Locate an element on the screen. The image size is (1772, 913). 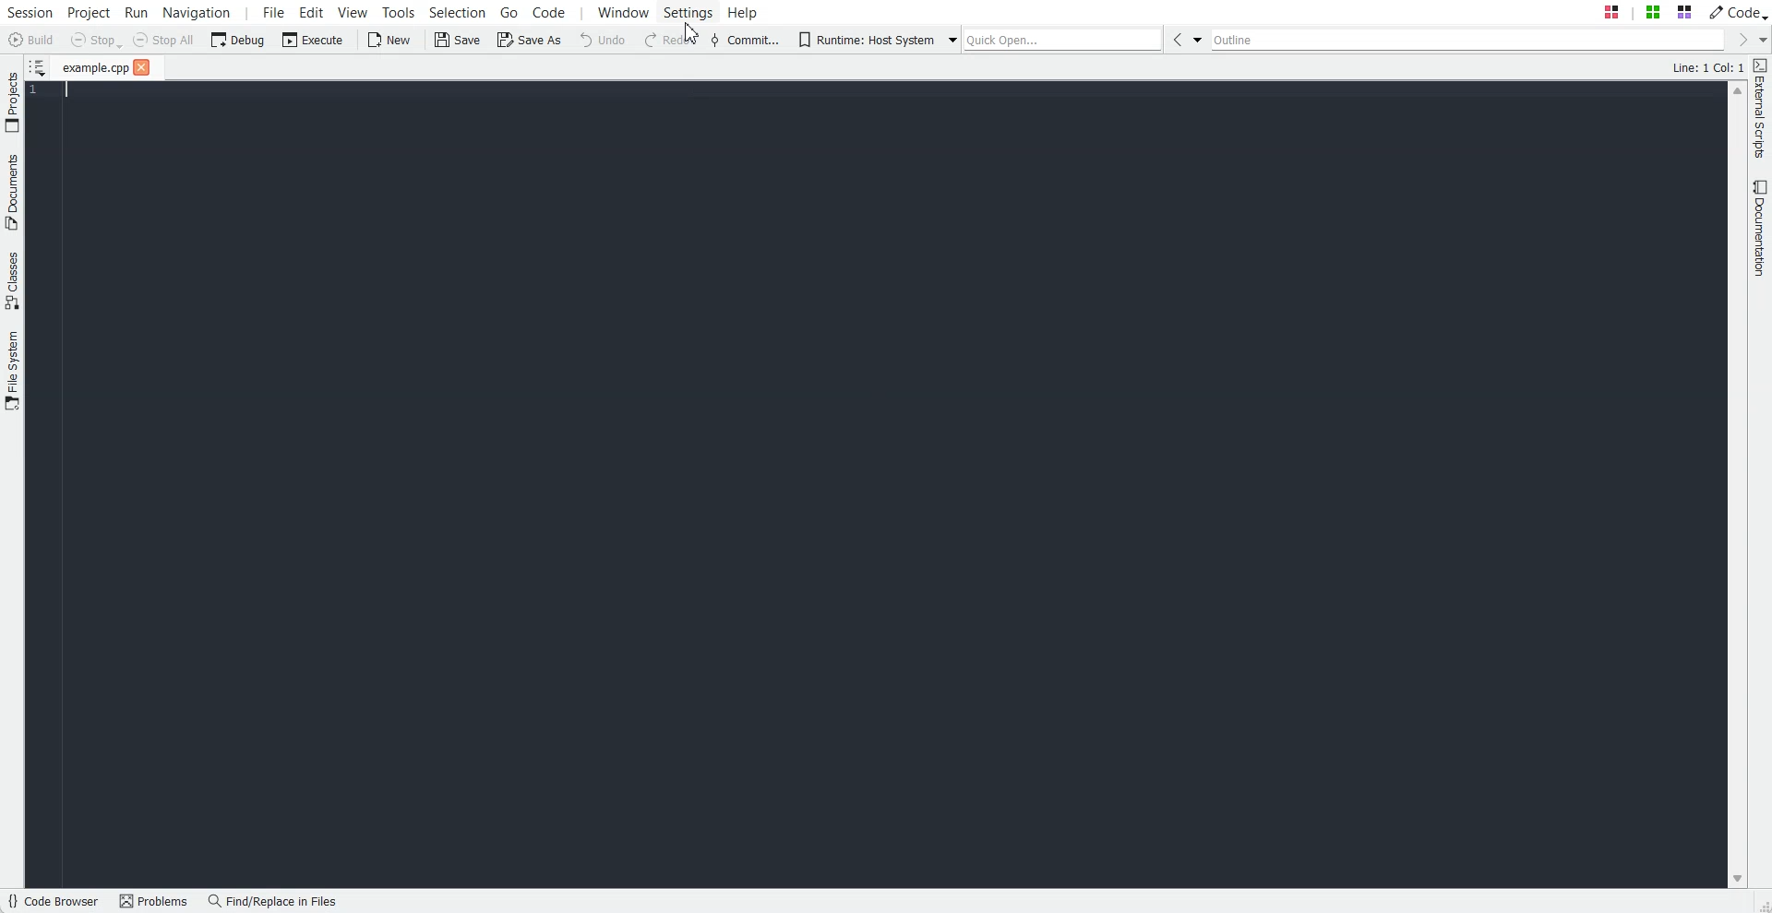
Code Browser is located at coordinates (55, 901).